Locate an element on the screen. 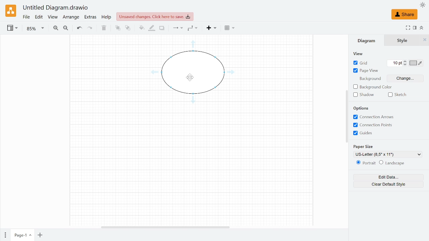 The image size is (429, 241). Draw.io logo is located at coordinates (11, 10).